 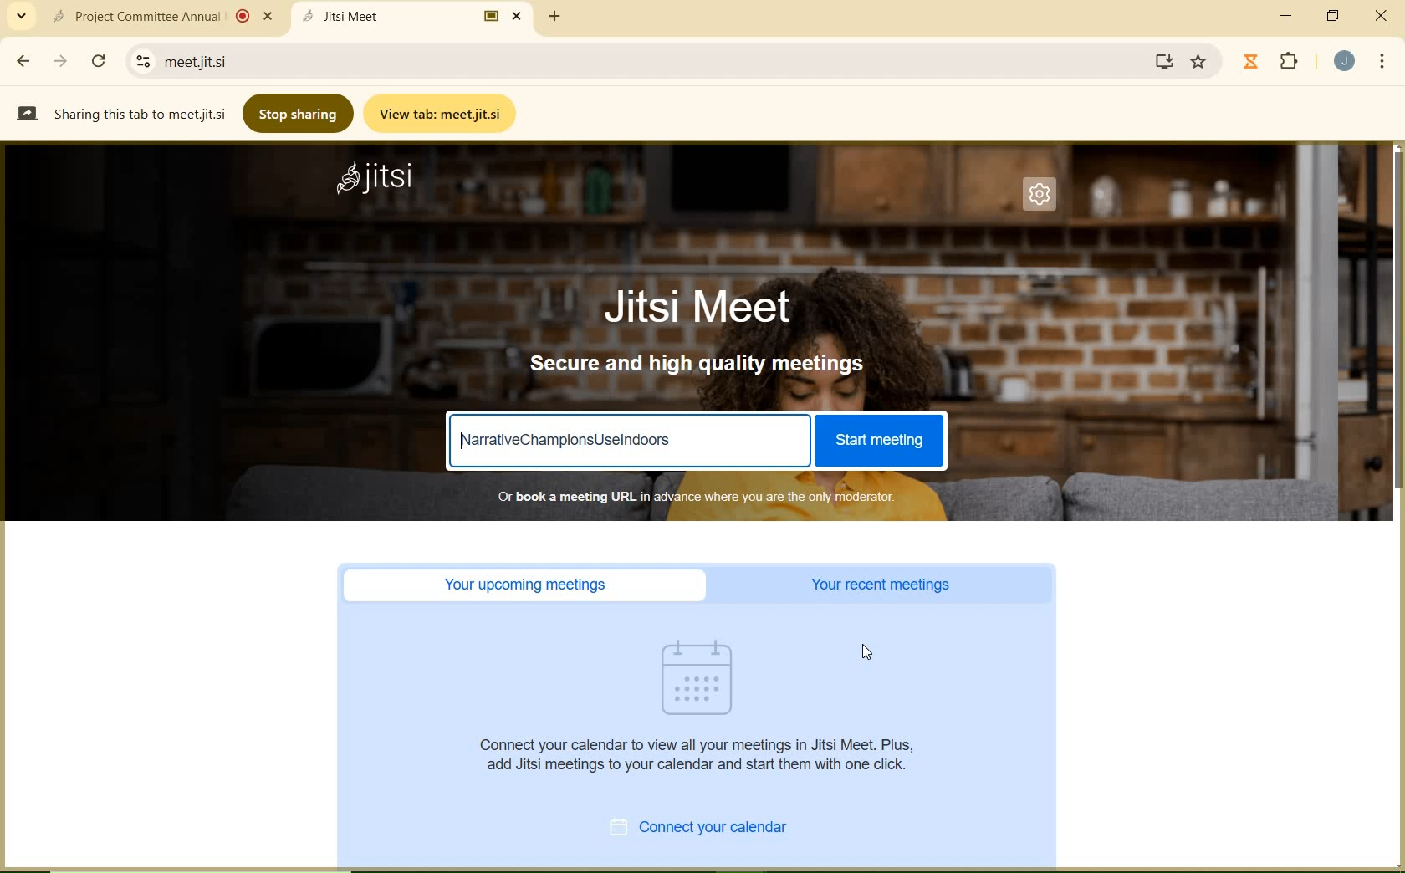 What do you see at coordinates (62, 62) in the screenshot?
I see `forward` at bounding box center [62, 62].